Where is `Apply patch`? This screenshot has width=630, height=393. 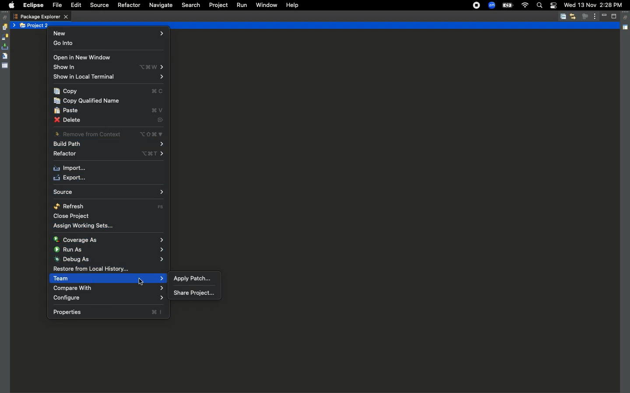 Apply patch is located at coordinates (193, 278).